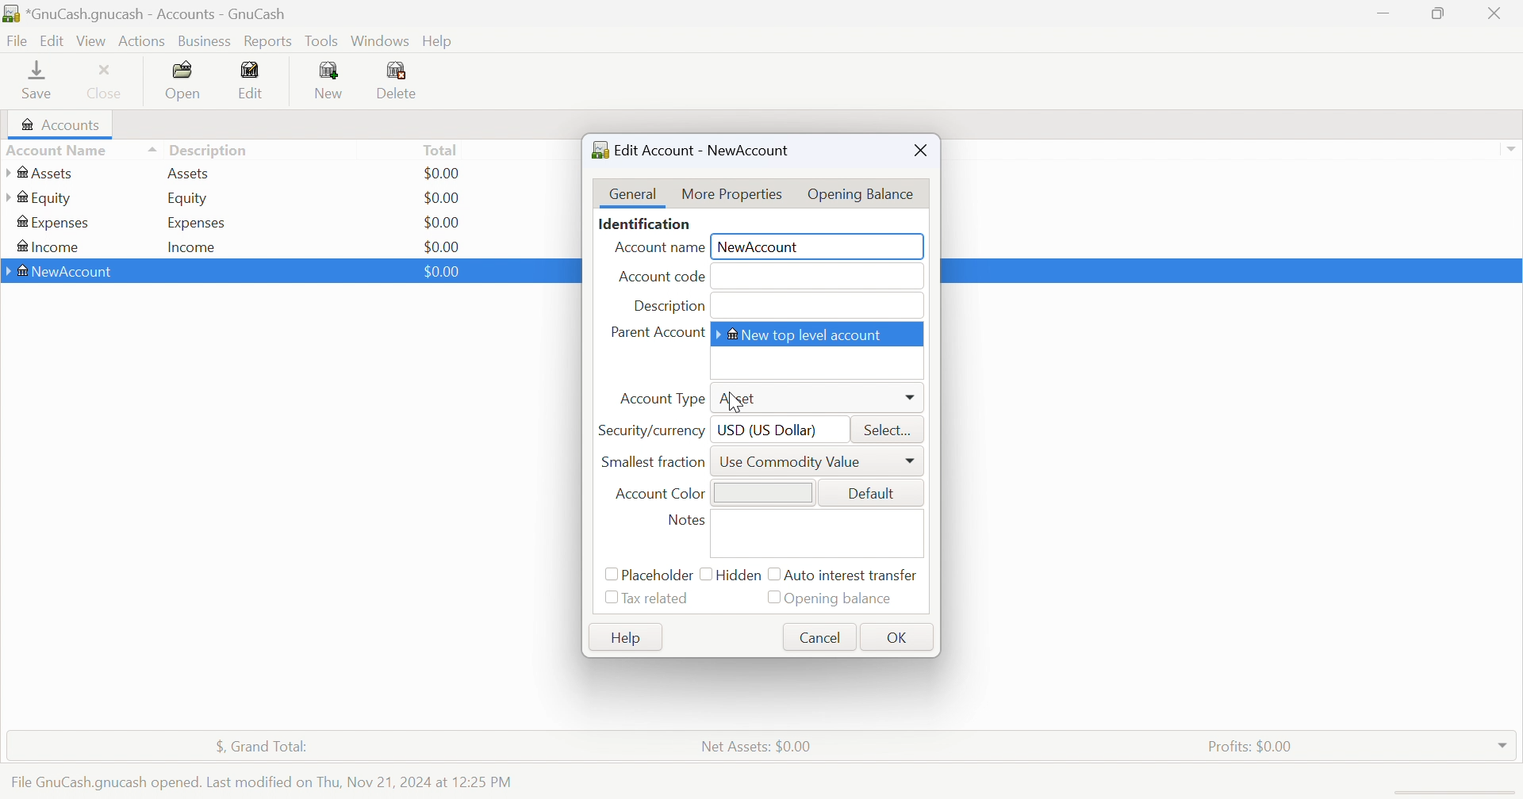 Image resolution: width=1523 pixels, height=799 pixels. Describe the element at coordinates (443, 173) in the screenshot. I see `$0.00` at that location.